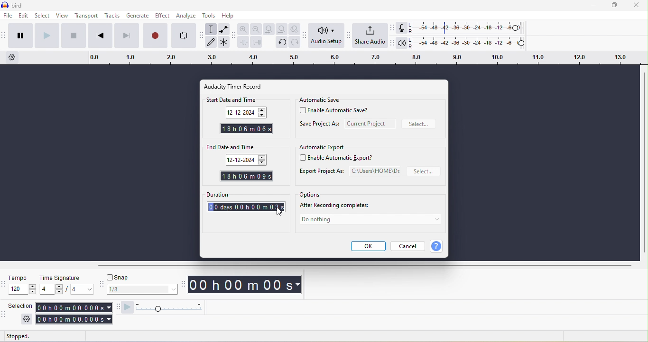 The image size is (648, 342). Describe the element at coordinates (73, 37) in the screenshot. I see `stop` at that location.